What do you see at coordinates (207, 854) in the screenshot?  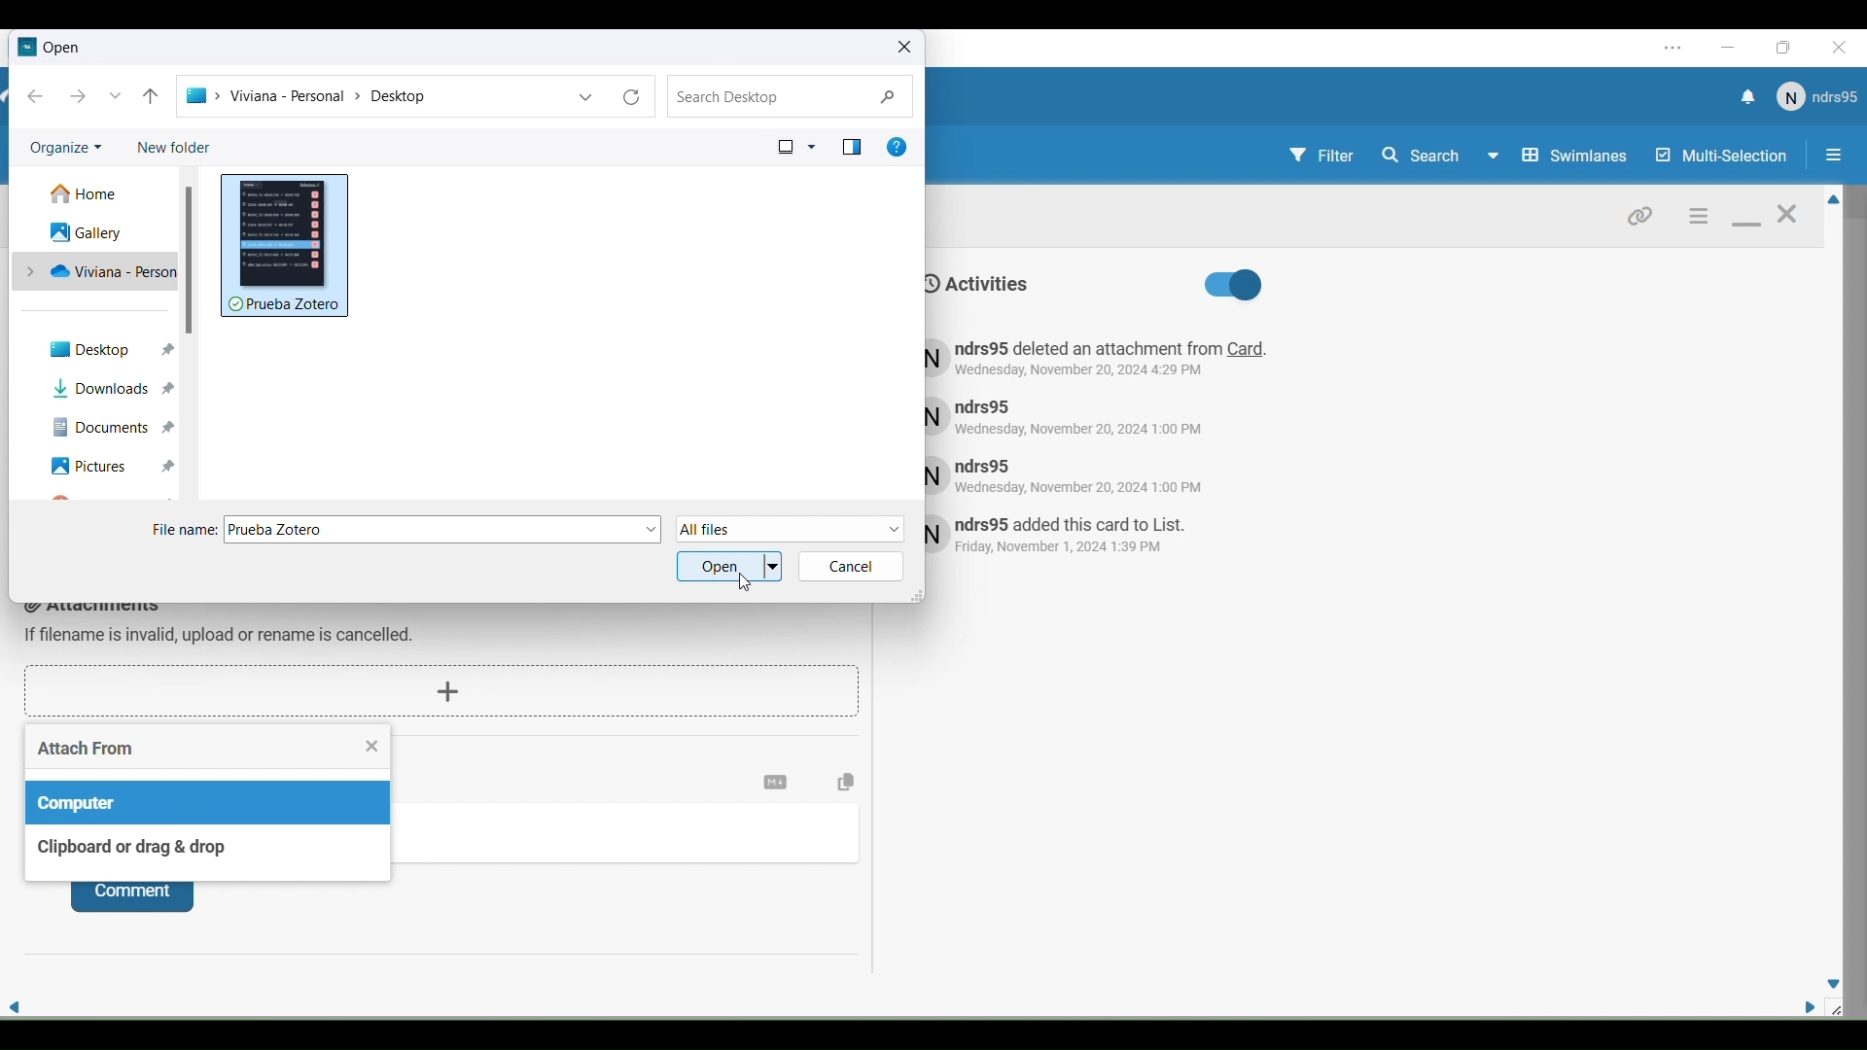 I see `Clipboard or drag & drop` at bounding box center [207, 854].